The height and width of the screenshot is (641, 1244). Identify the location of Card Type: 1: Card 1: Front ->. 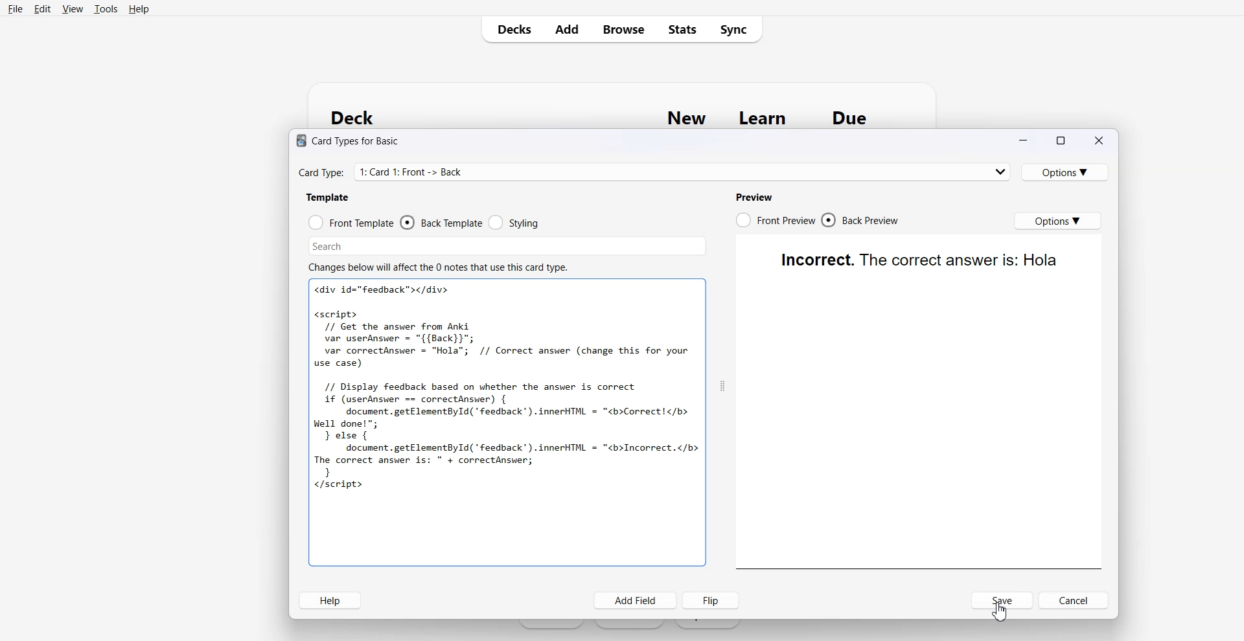
(649, 174).